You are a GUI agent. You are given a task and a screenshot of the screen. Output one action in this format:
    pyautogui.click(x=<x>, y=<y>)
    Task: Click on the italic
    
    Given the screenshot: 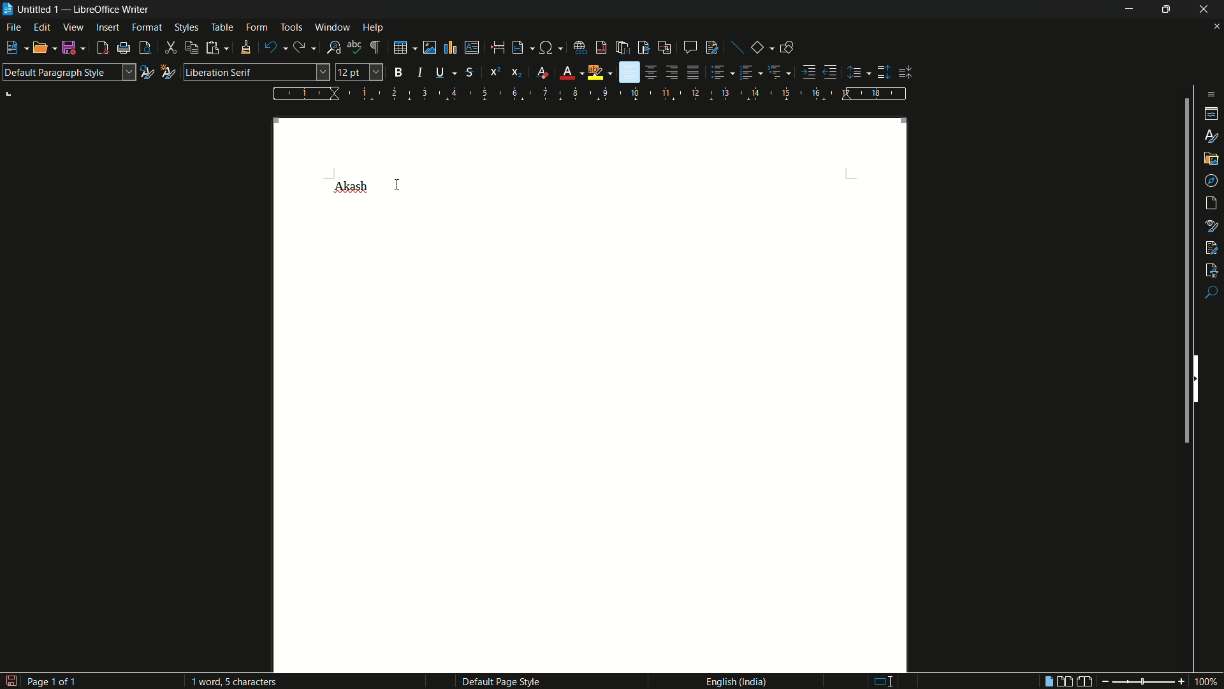 What is the action you would take?
    pyautogui.click(x=423, y=72)
    